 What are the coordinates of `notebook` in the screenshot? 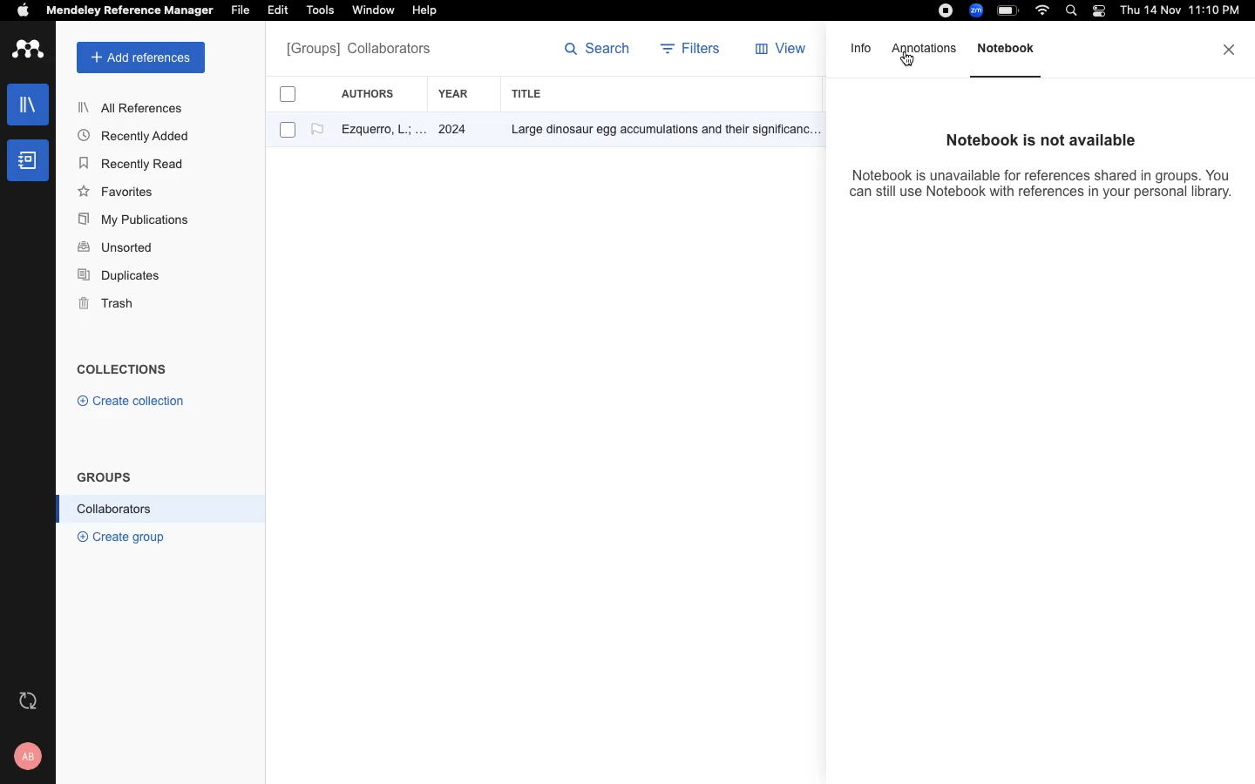 It's located at (1014, 57).